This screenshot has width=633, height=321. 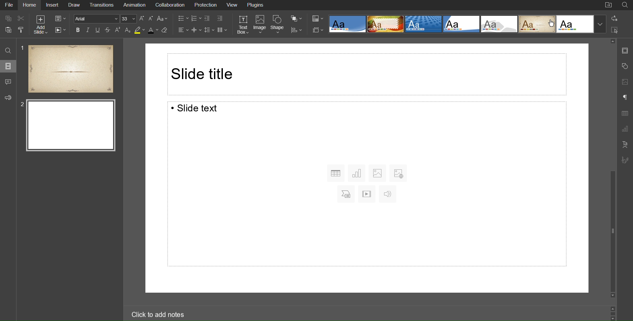 What do you see at coordinates (105, 19) in the screenshot?
I see `Font Settings` at bounding box center [105, 19].